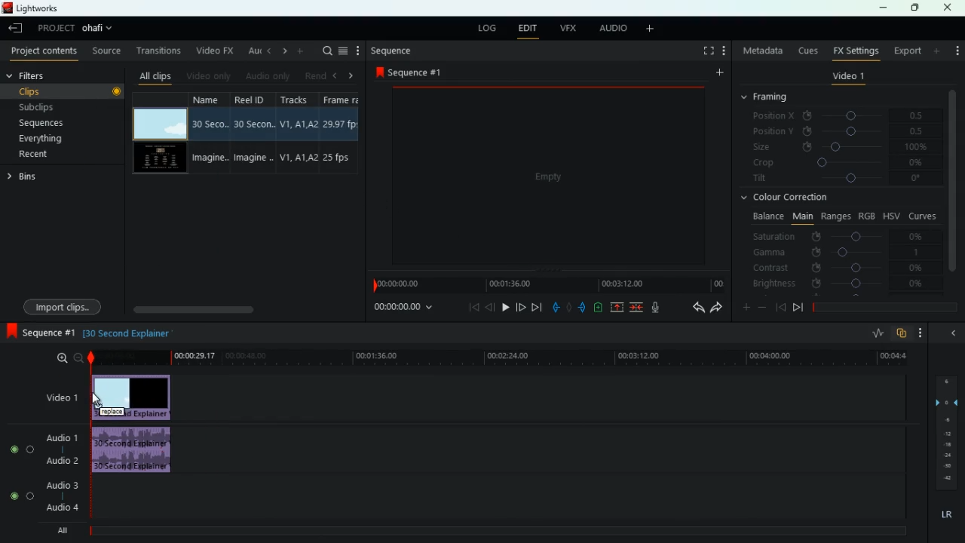  I want to click on audio, so click(136, 451).